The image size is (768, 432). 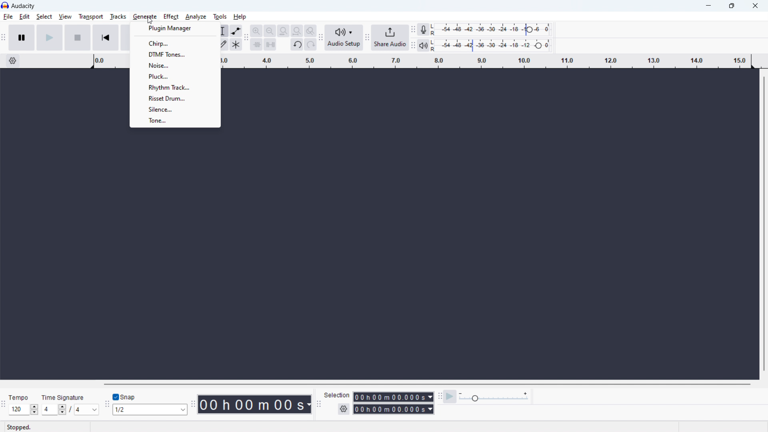 What do you see at coordinates (256, 44) in the screenshot?
I see `trim audio outside selection` at bounding box center [256, 44].